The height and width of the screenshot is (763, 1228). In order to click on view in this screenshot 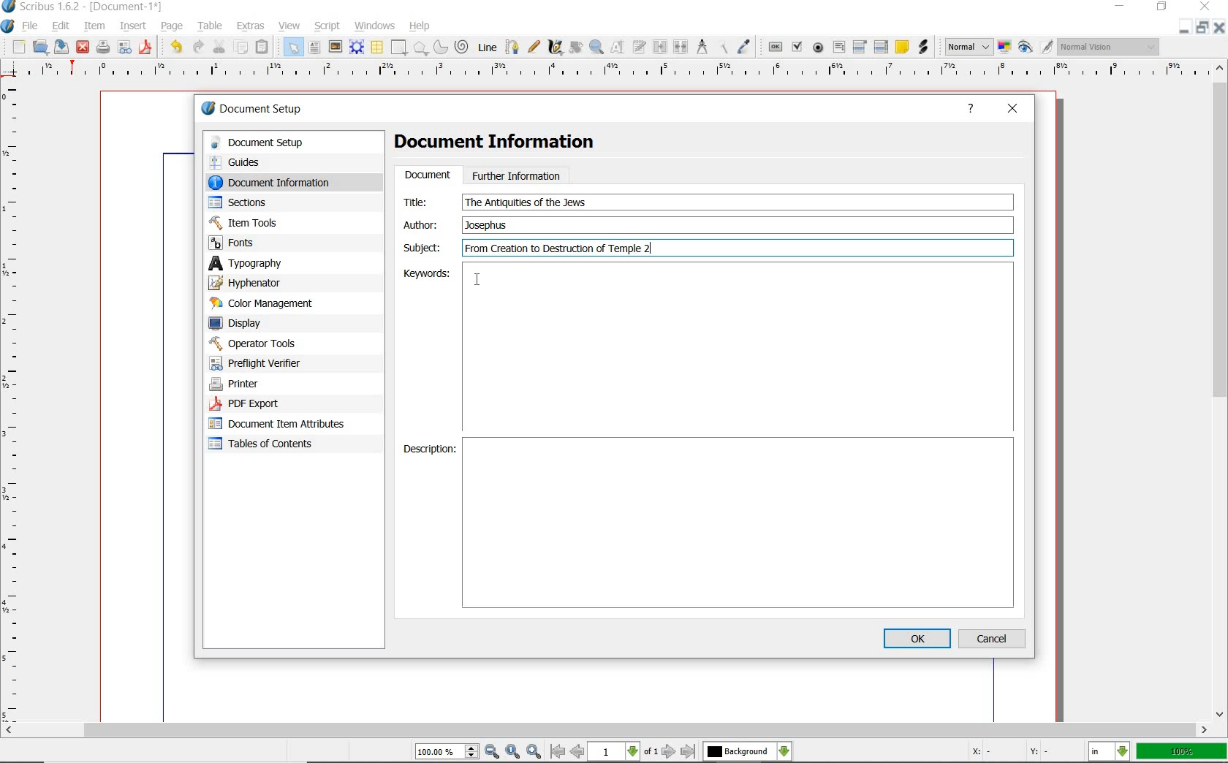, I will do `click(289, 26)`.